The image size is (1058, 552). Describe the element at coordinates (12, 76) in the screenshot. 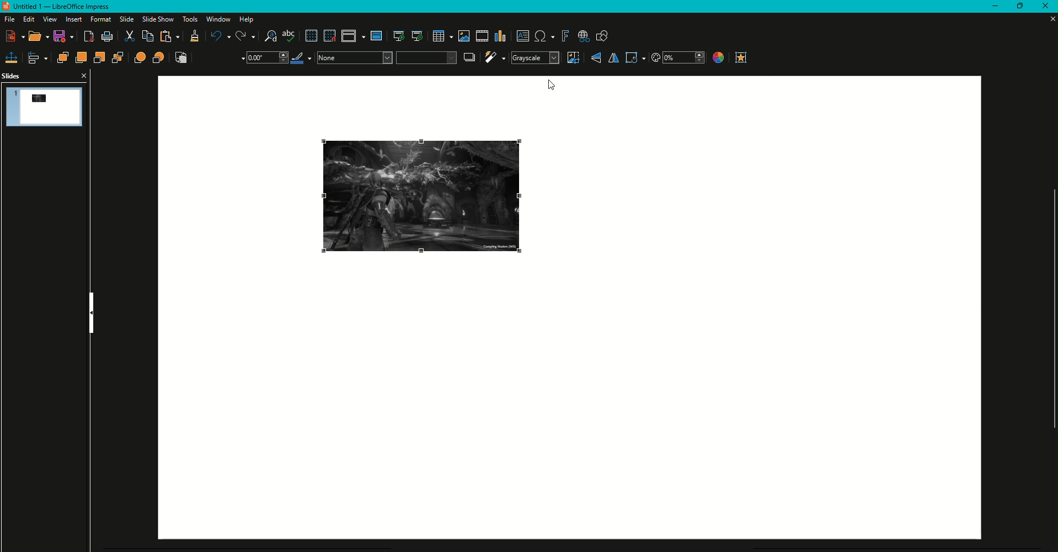

I see `Slides` at that location.